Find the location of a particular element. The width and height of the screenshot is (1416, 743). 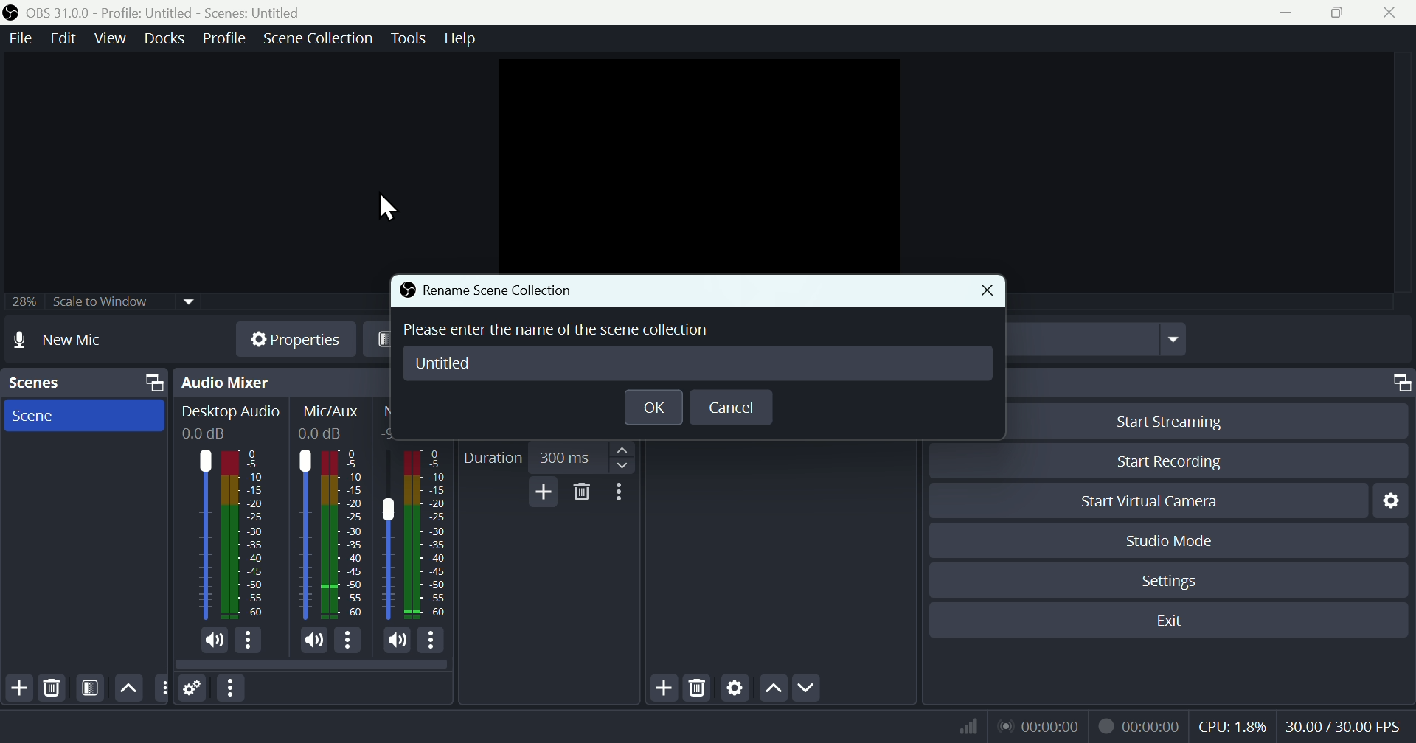

0.0dB is located at coordinates (210, 433).